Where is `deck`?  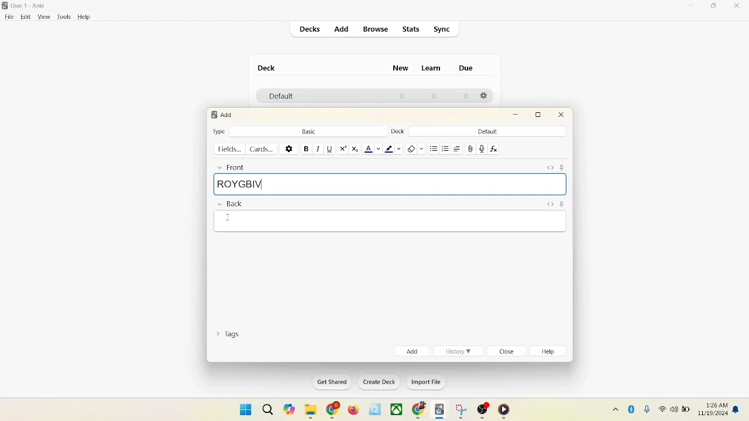
deck is located at coordinates (267, 68).